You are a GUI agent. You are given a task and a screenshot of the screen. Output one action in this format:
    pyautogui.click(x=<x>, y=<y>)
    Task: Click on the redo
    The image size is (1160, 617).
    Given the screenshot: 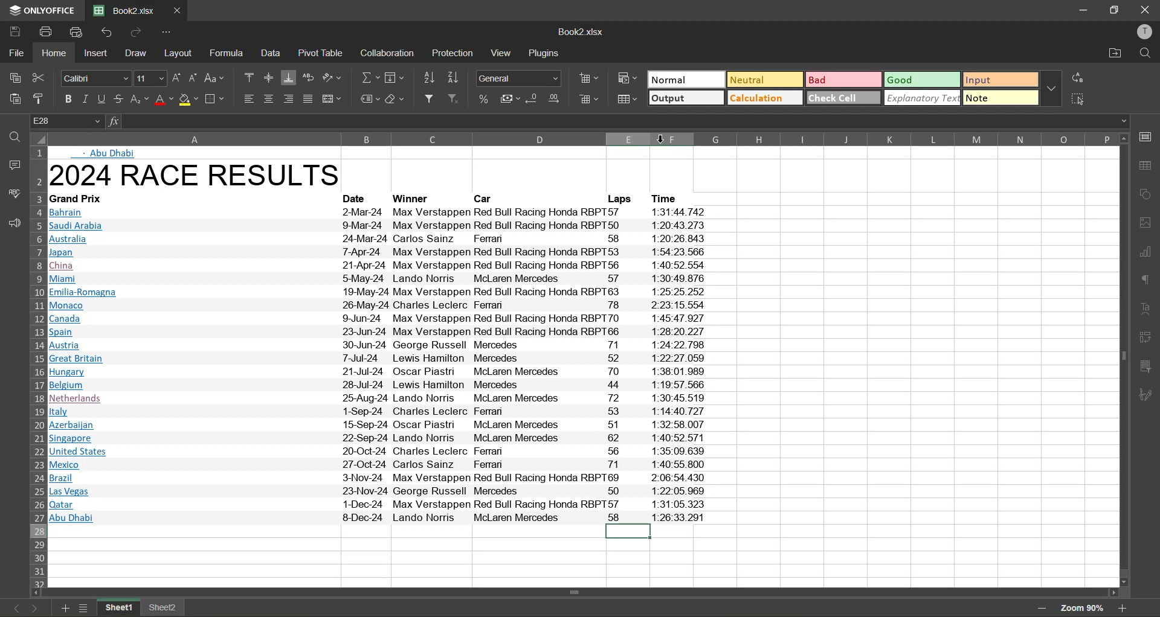 What is the action you would take?
    pyautogui.click(x=137, y=33)
    